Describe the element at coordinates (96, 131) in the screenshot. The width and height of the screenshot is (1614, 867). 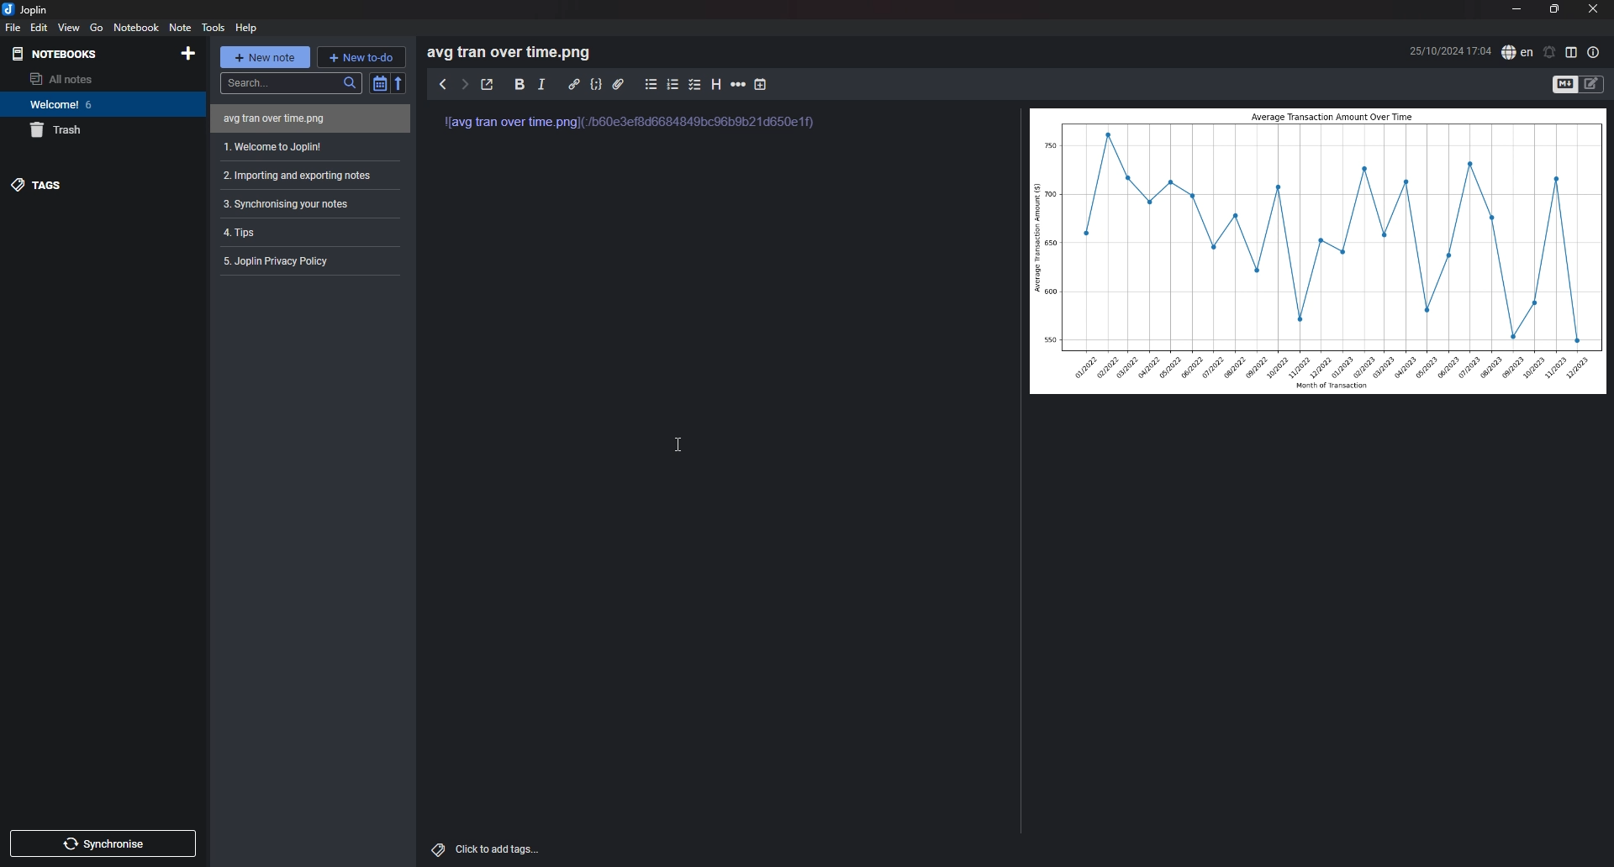
I see `trash` at that location.